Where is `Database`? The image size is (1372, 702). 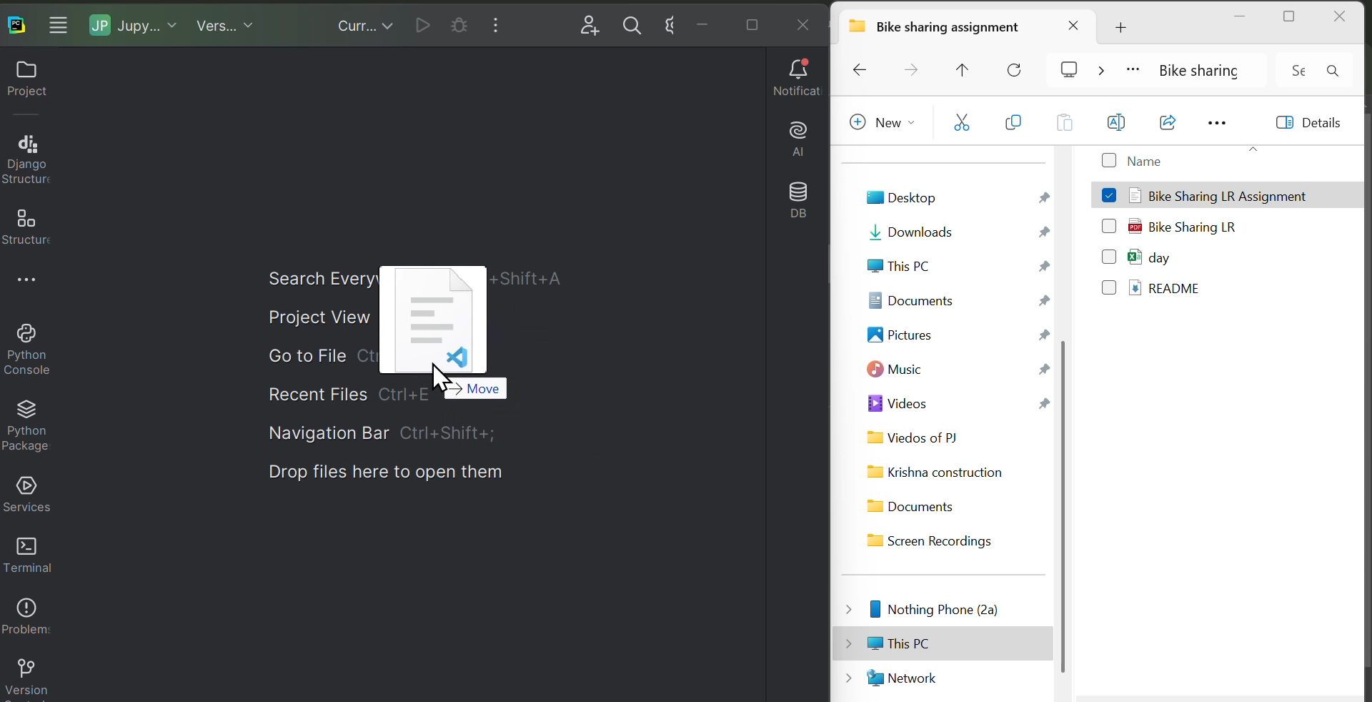 Database is located at coordinates (792, 198).